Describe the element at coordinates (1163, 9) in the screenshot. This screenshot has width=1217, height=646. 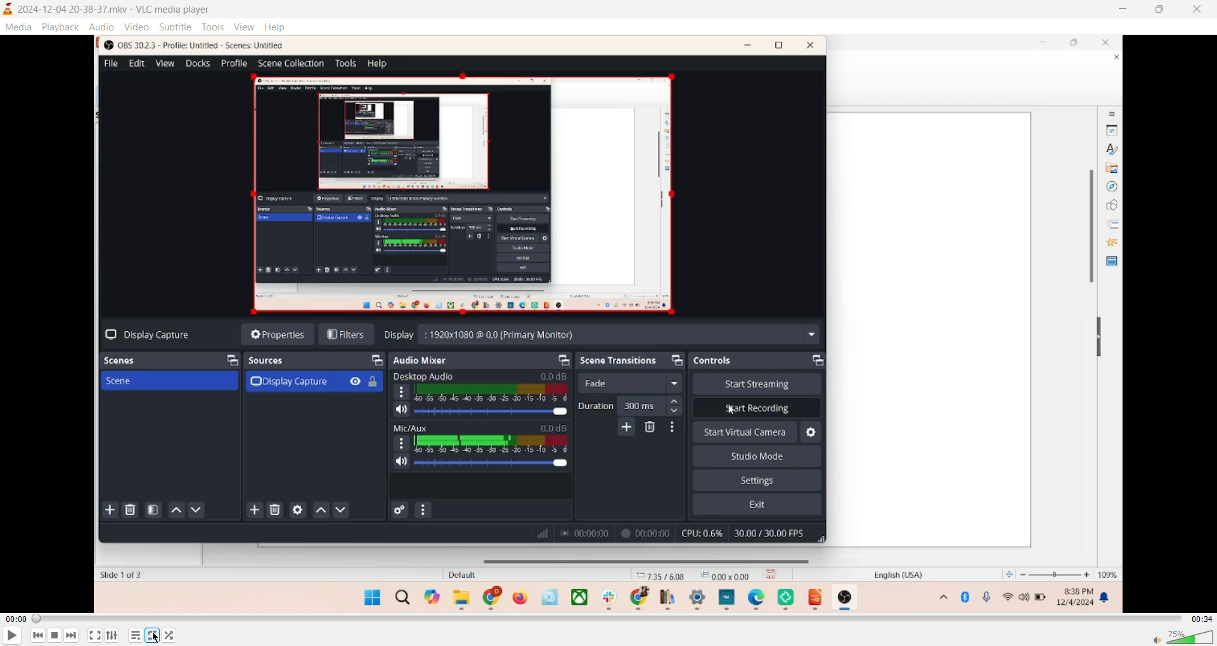
I see `maximize` at that location.